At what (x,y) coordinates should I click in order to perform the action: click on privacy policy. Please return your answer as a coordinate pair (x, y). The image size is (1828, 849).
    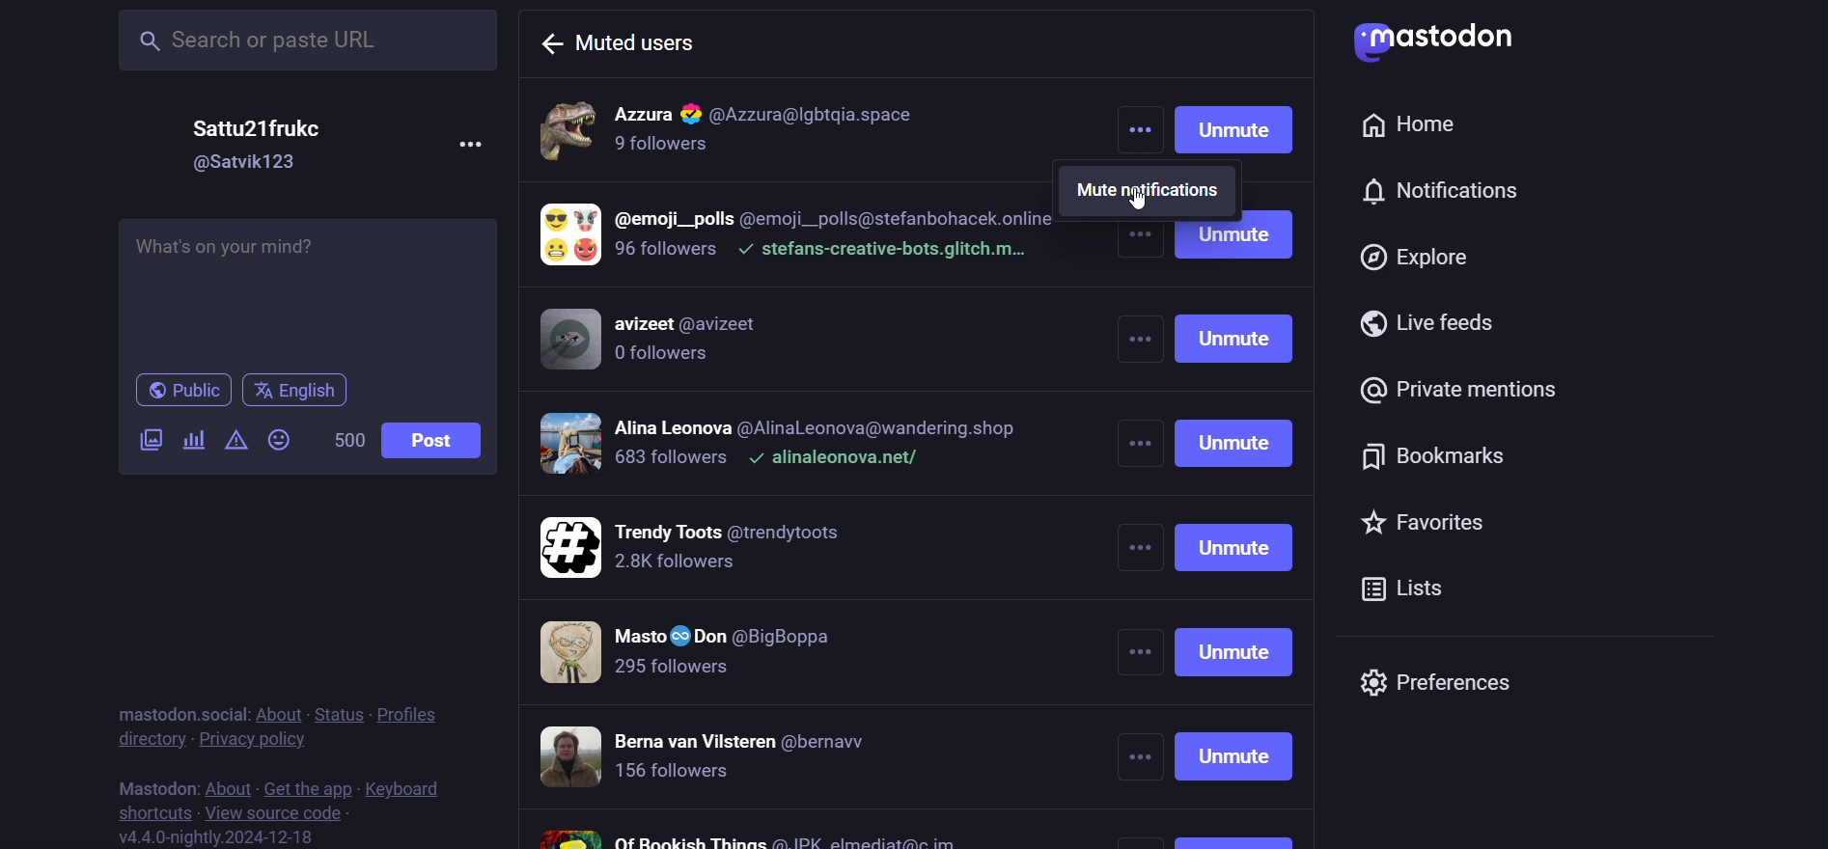
    Looking at the image, I should click on (250, 738).